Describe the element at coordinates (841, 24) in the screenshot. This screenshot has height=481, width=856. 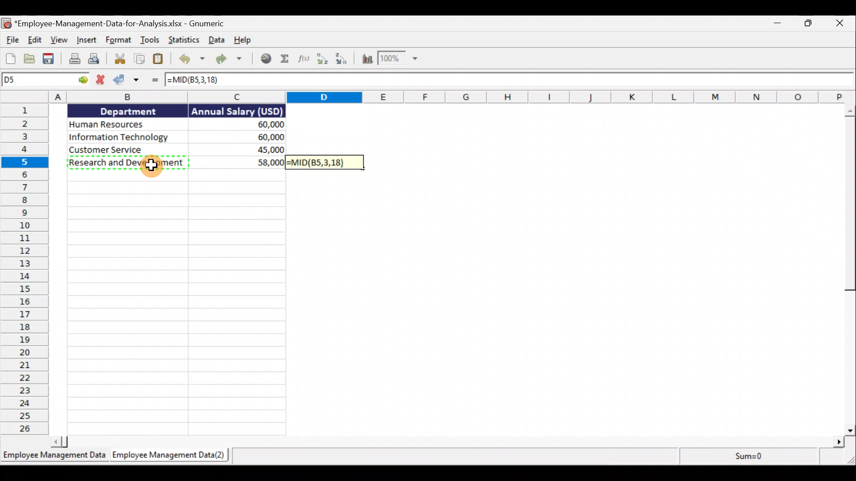
I see `Close` at that location.